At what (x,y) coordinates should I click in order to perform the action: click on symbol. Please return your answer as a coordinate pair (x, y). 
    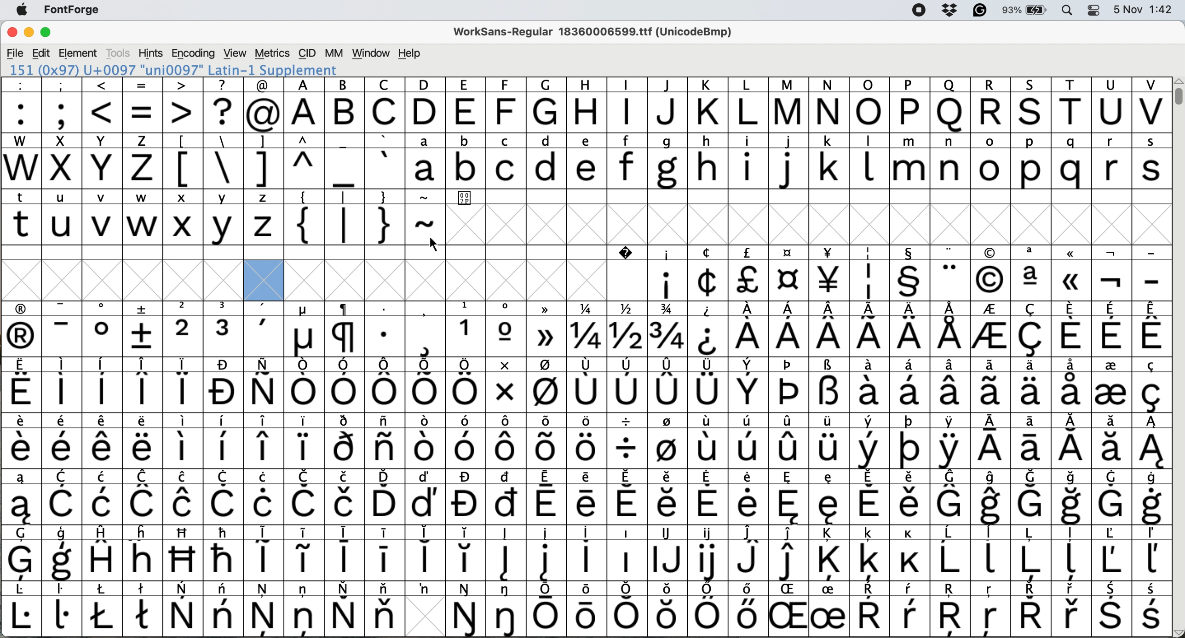
    Looking at the image, I should click on (506, 329).